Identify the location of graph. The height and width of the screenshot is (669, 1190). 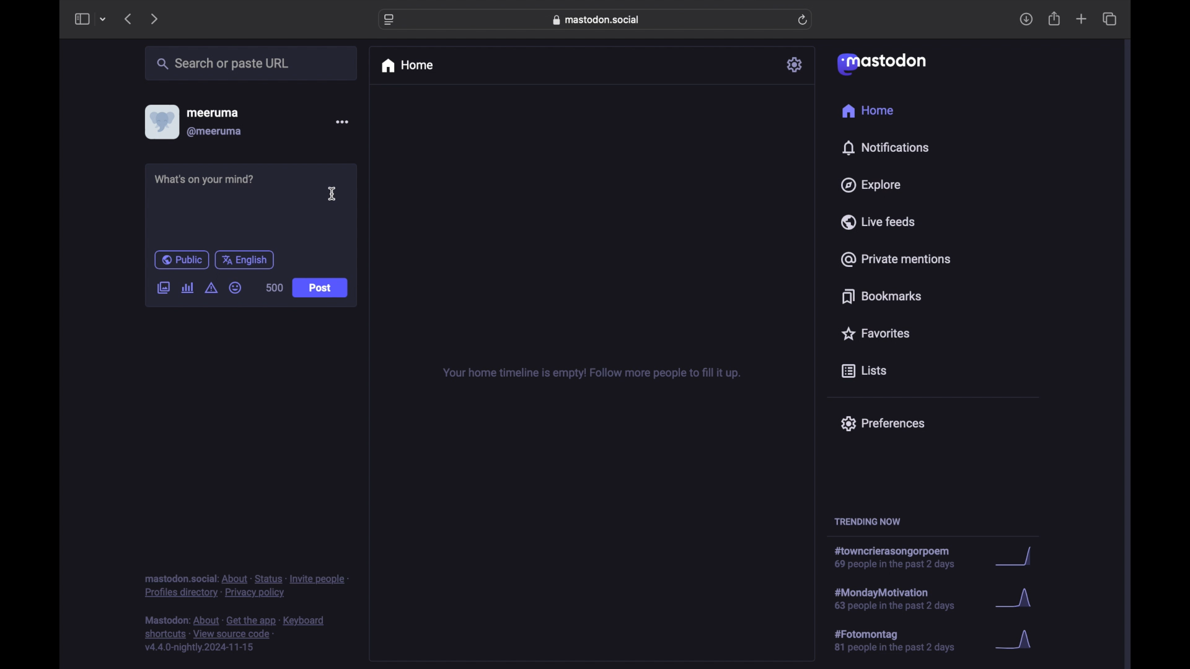
(1024, 645).